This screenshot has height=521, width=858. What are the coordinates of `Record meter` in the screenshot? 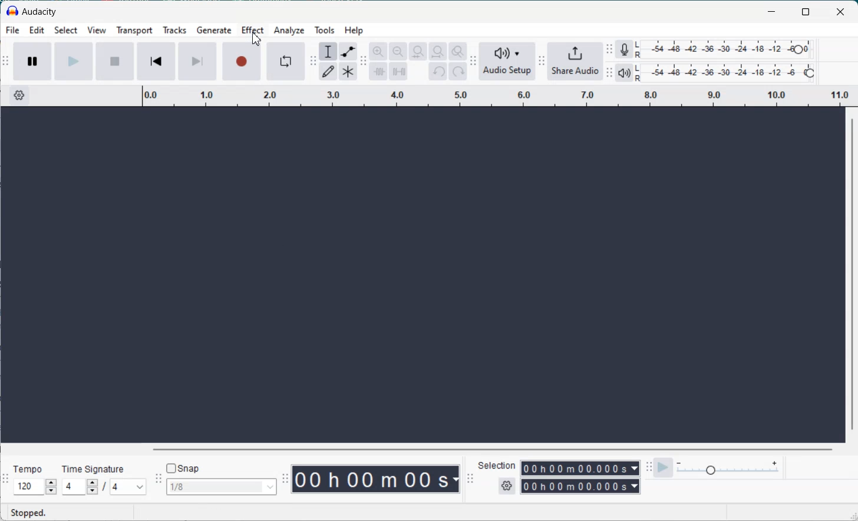 It's located at (624, 48).